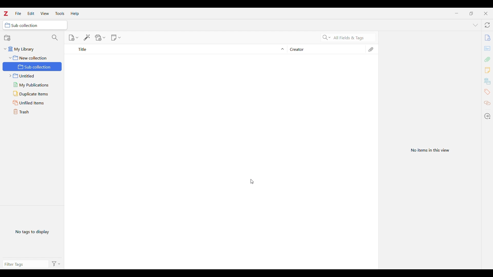 This screenshot has height=277, width=493. I want to click on Show interface in a smaller tab, so click(471, 14).